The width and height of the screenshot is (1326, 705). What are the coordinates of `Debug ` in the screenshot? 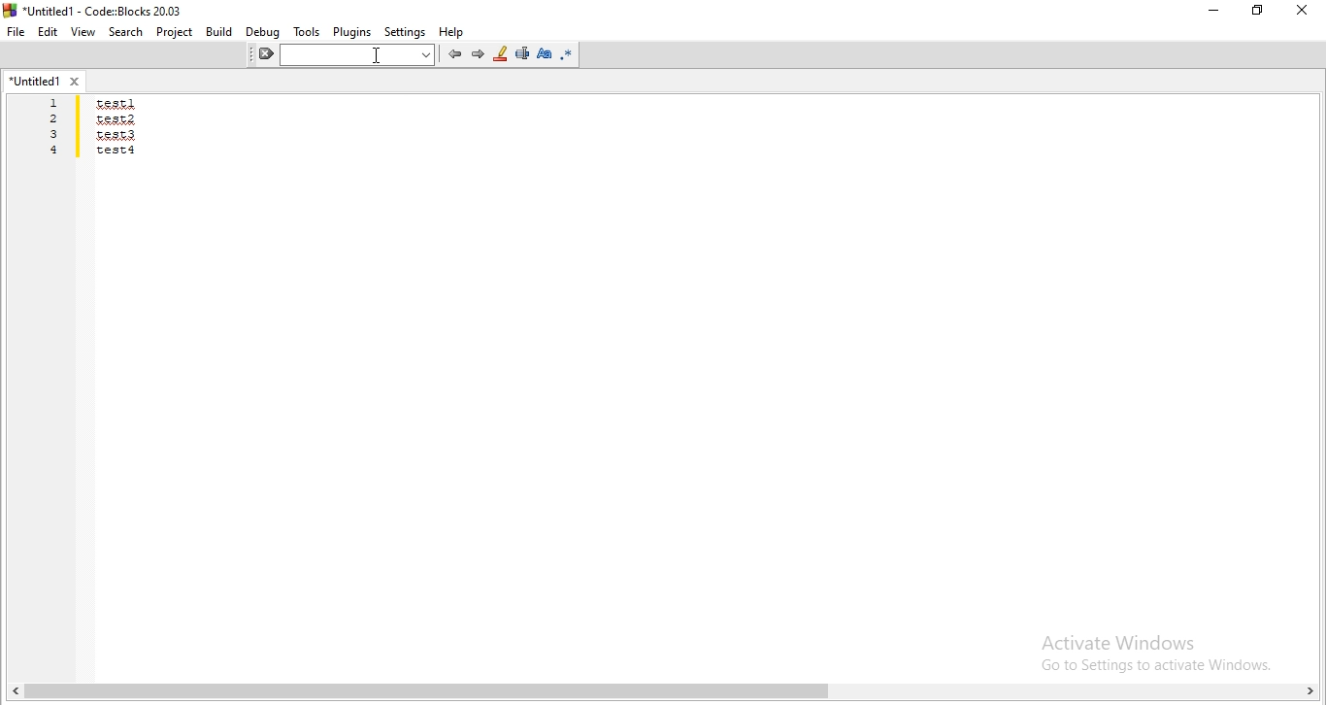 It's located at (260, 32).